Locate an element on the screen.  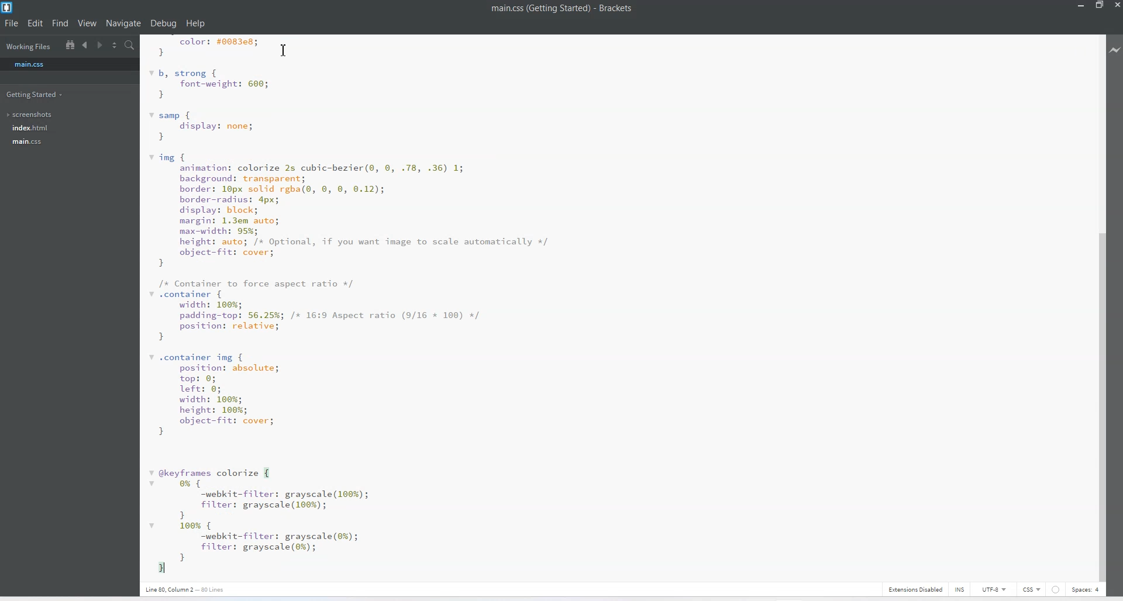
File is located at coordinates (12, 23).